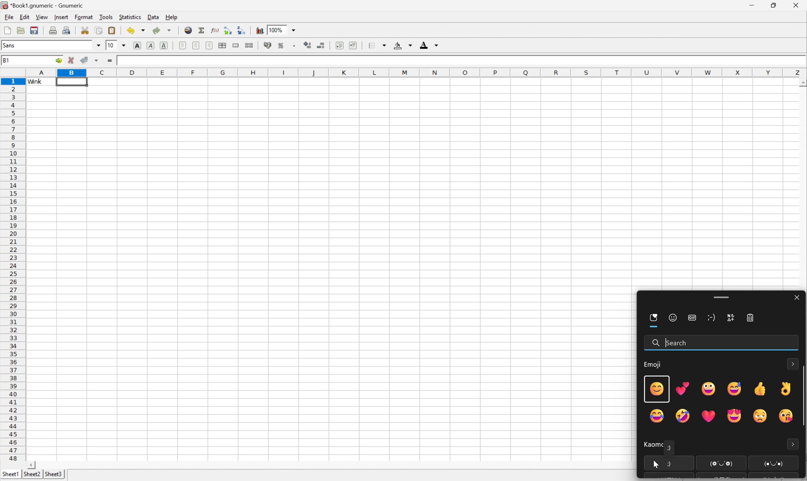 The image size is (807, 481). What do you see at coordinates (70, 59) in the screenshot?
I see `cancel changes` at bounding box center [70, 59].